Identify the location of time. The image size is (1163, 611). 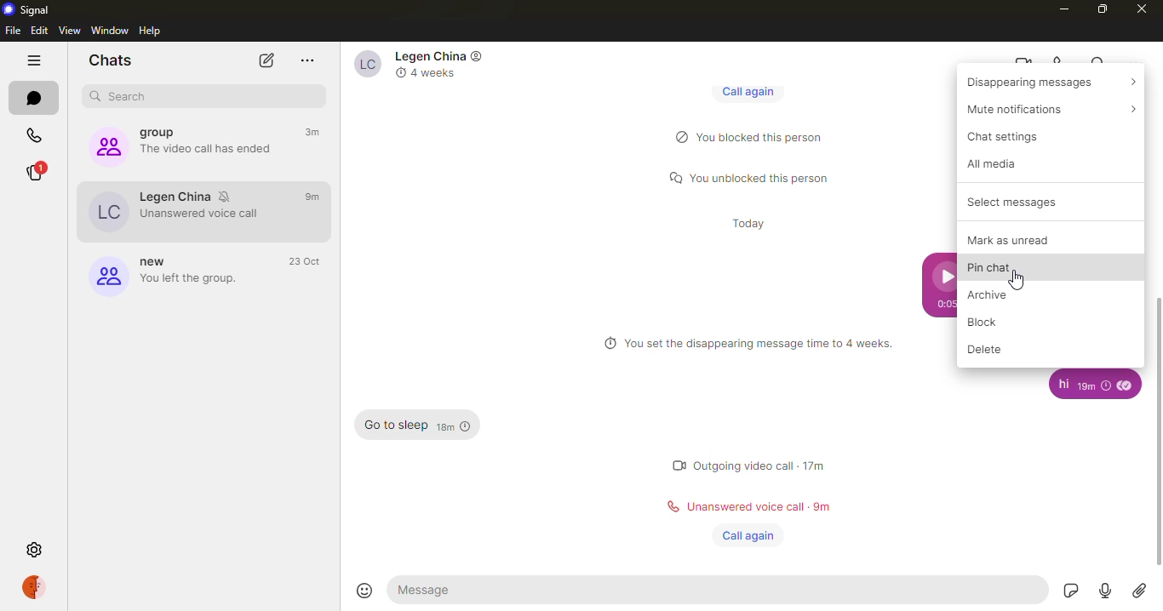
(457, 427).